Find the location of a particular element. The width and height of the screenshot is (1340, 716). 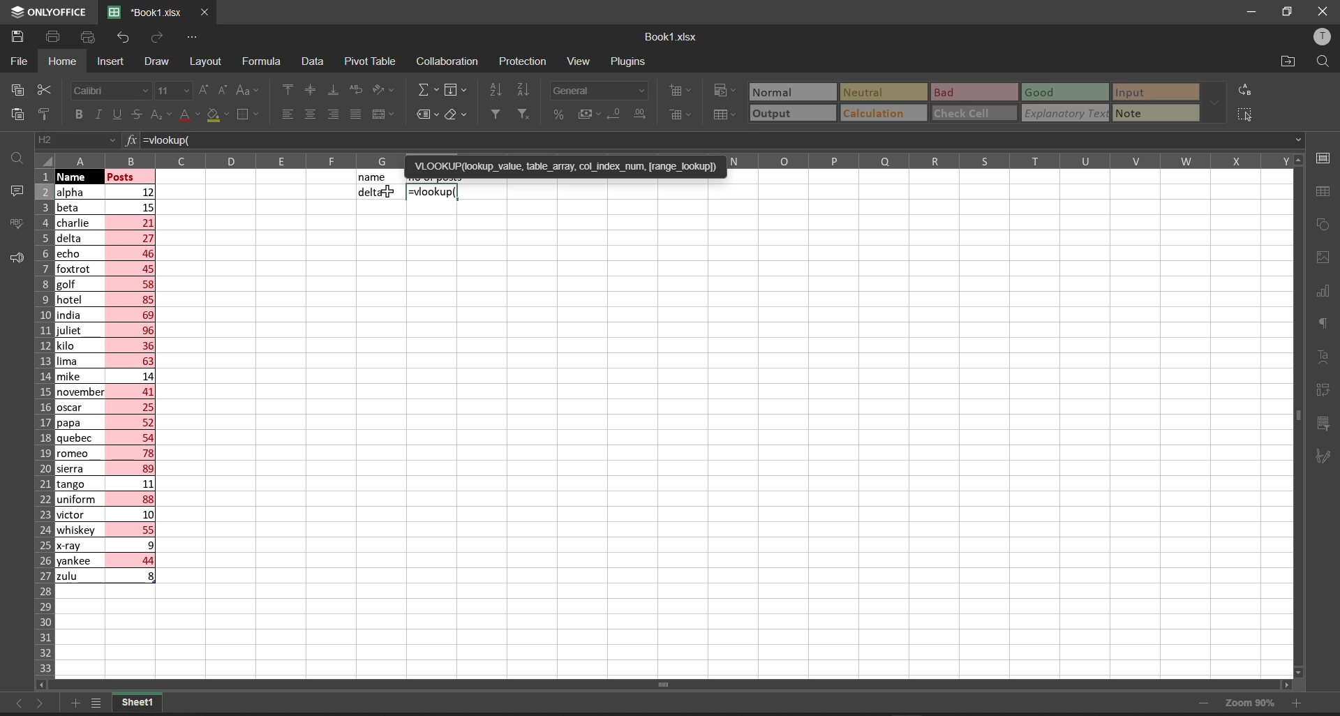

change case is located at coordinates (249, 90).